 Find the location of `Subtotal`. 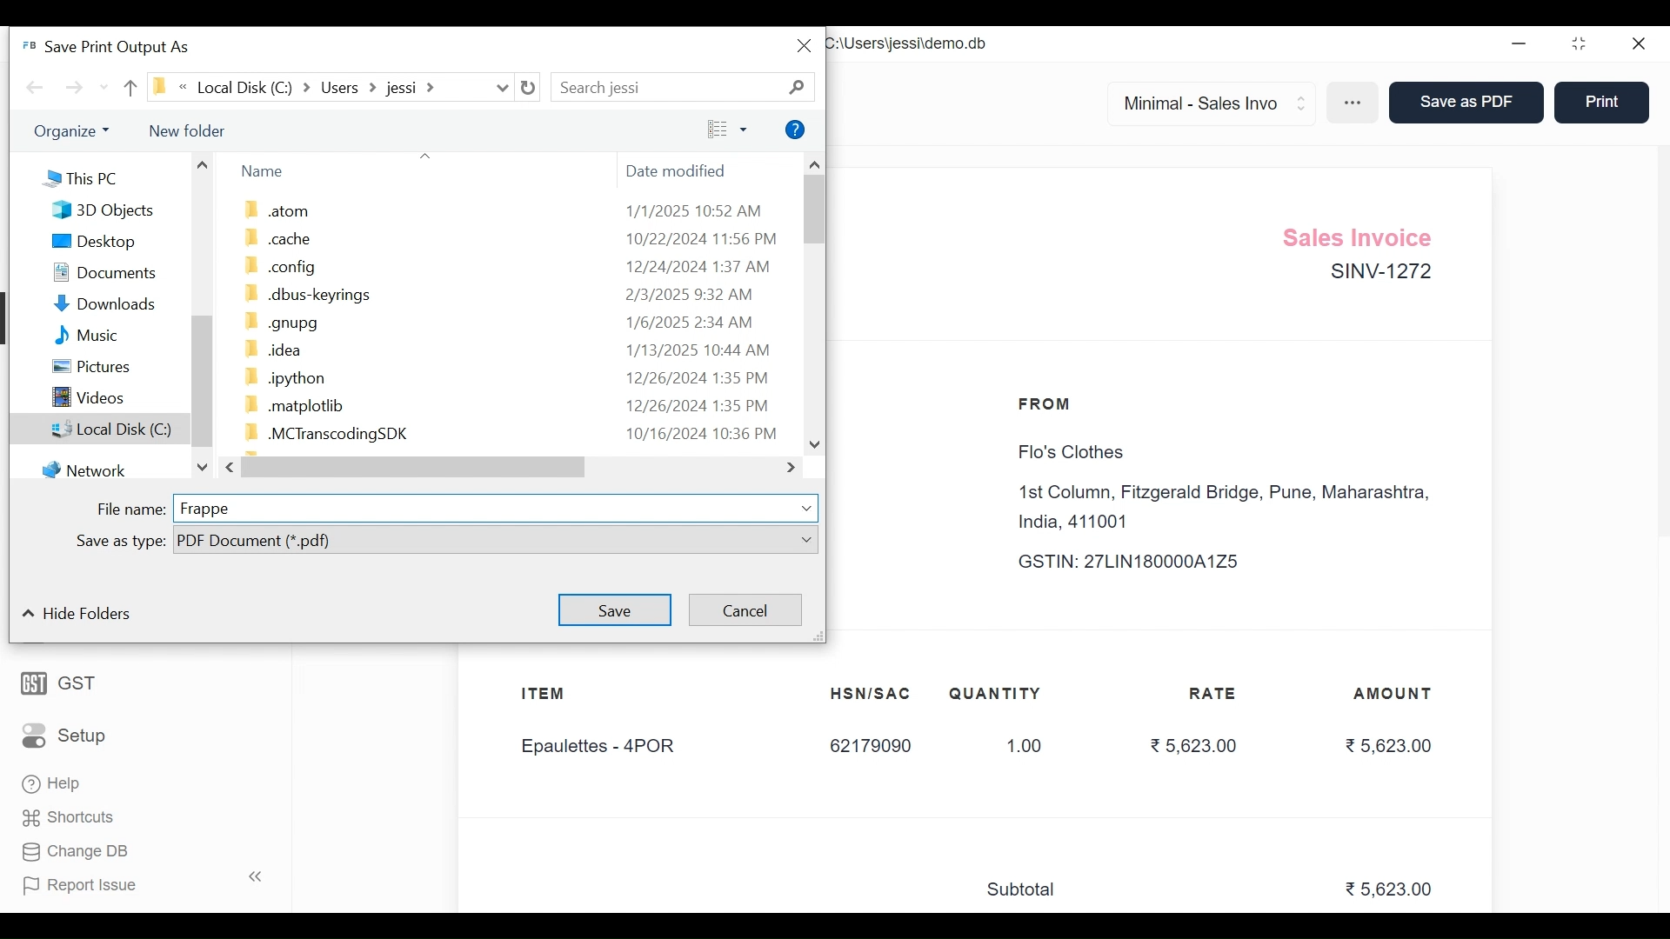

Subtotal is located at coordinates (1029, 890).